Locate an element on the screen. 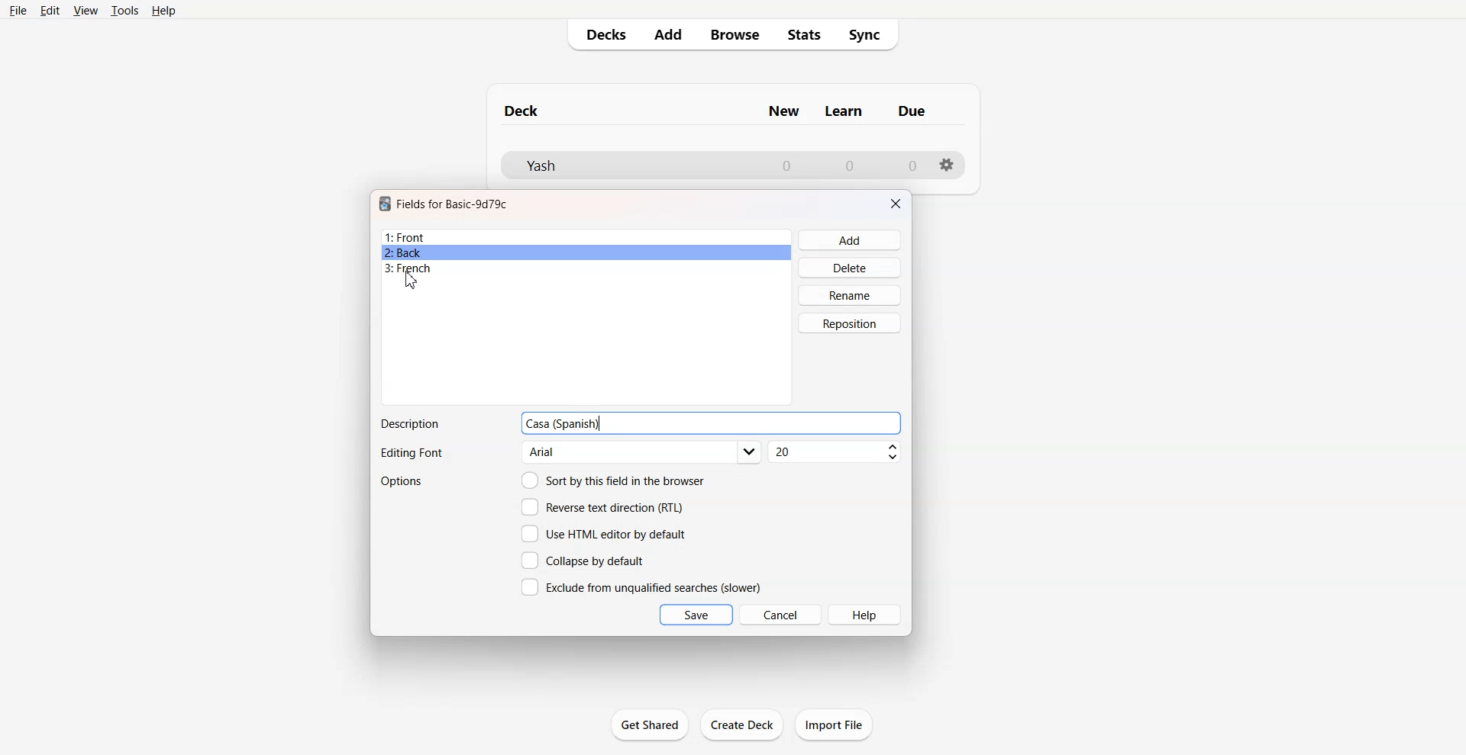 This screenshot has height=755, width=1466. Column name is located at coordinates (783, 111).